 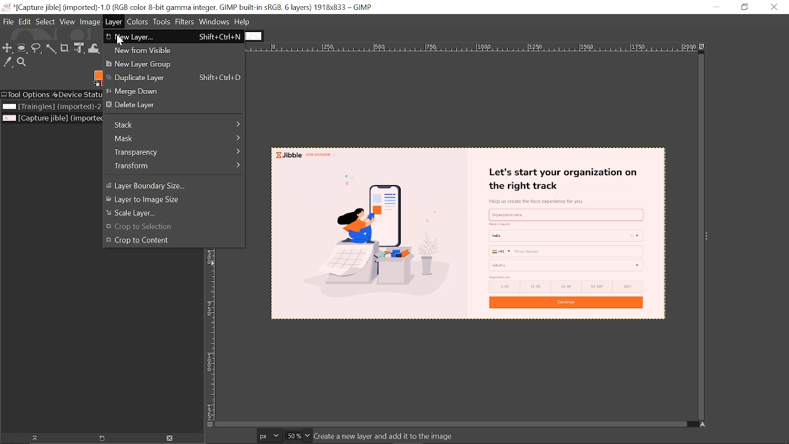 I want to click on Scale layer, so click(x=168, y=213).